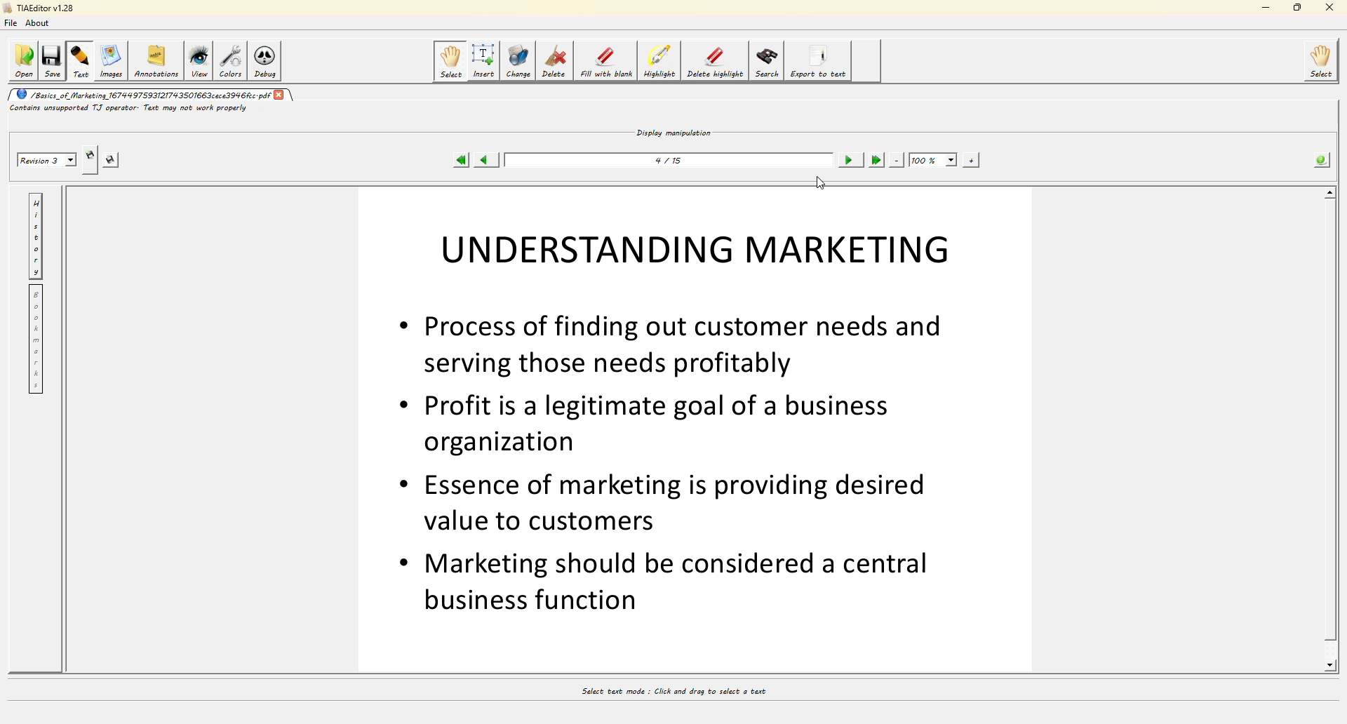 This screenshot has height=724, width=1347. I want to click on editor, so click(43, 8).